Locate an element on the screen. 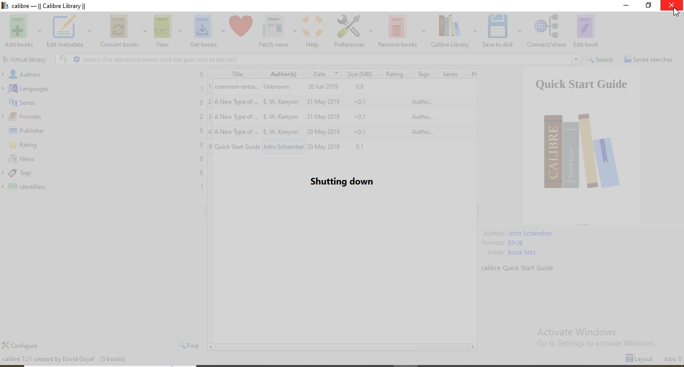 This screenshot has width=684, height=367. 31 May 2019 is located at coordinates (324, 116).